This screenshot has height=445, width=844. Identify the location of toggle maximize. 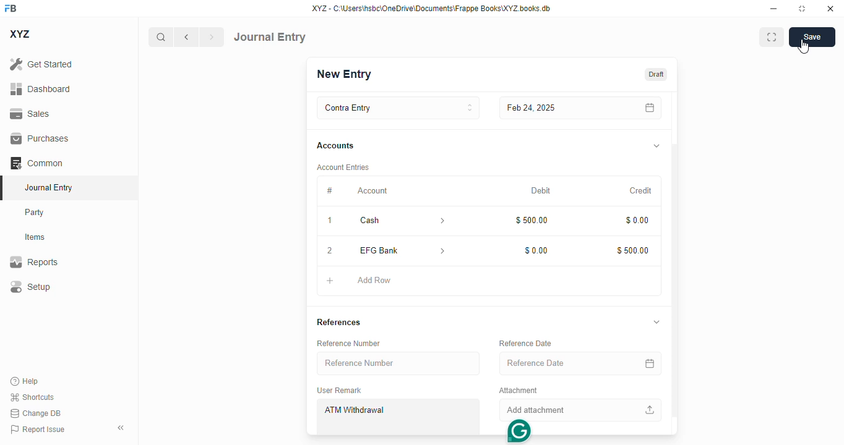
(802, 9).